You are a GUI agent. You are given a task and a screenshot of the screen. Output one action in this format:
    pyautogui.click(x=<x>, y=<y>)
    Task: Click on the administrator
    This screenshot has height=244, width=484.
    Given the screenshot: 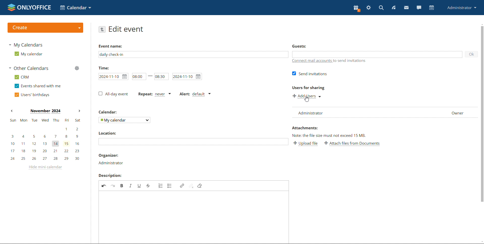 What is the action you would take?
    pyautogui.click(x=110, y=163)
    